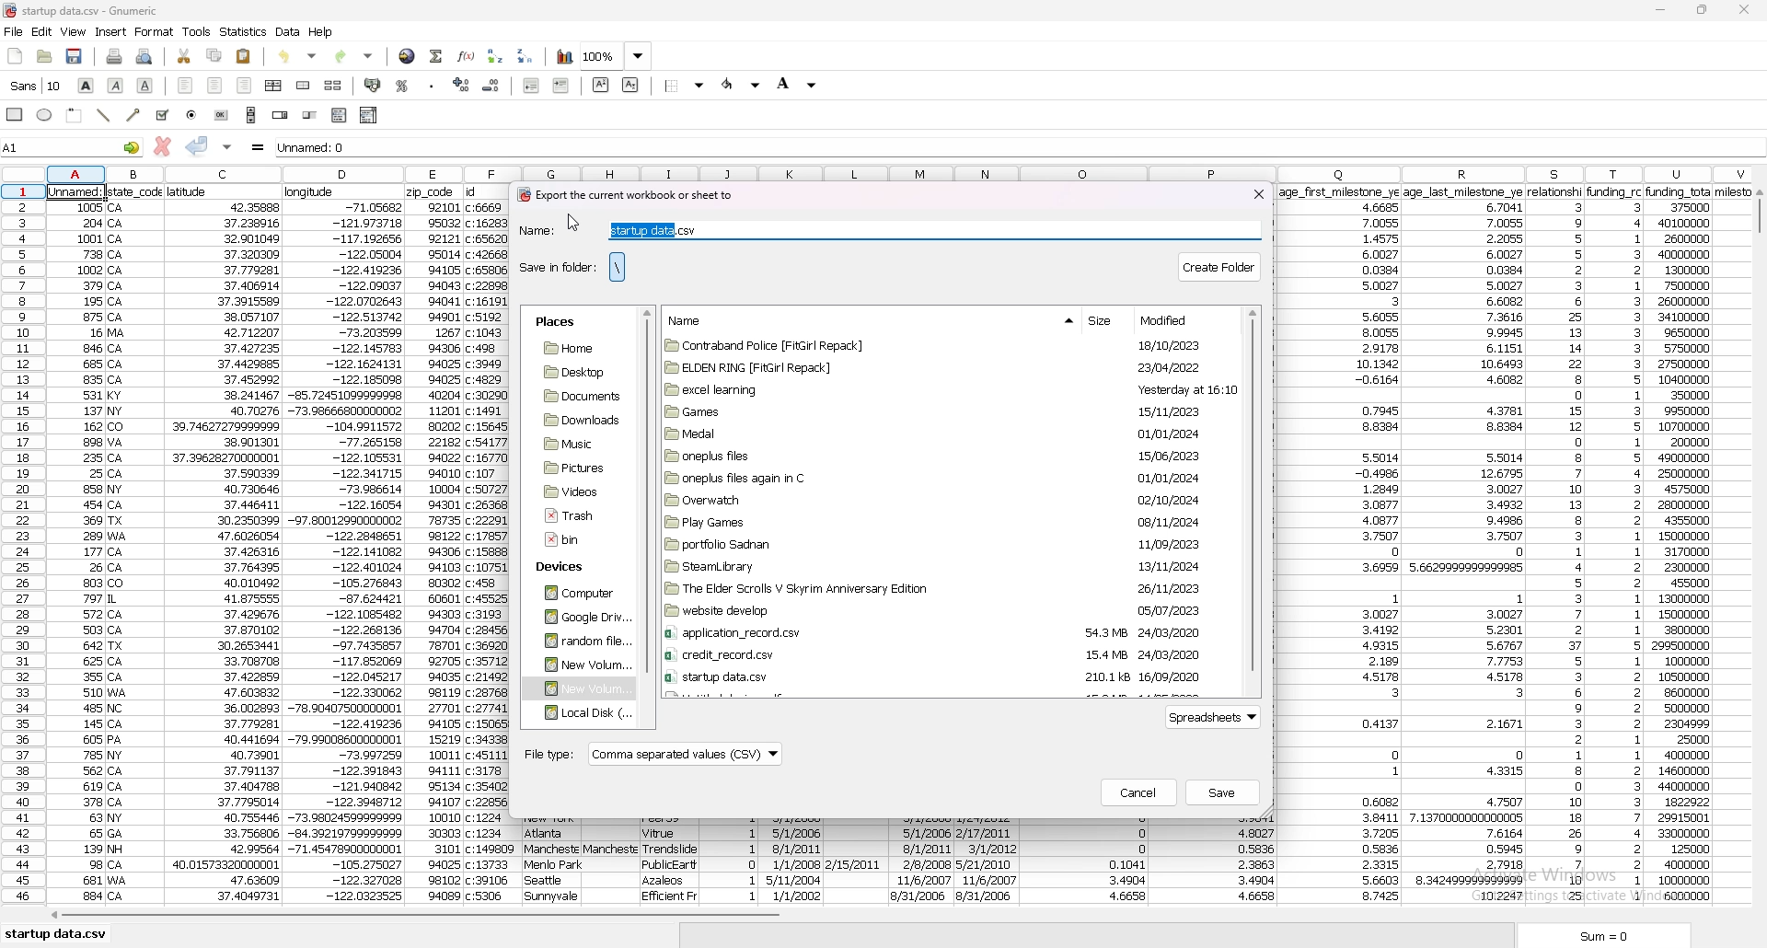 This screenshot has height=948, width=1767. I want to click on folder, so click(949, 389).